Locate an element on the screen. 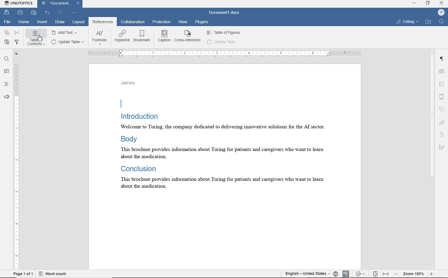 Image resolution: width=448 pixels, height=278 pixels. ruler is located at coordinates (16, 159).